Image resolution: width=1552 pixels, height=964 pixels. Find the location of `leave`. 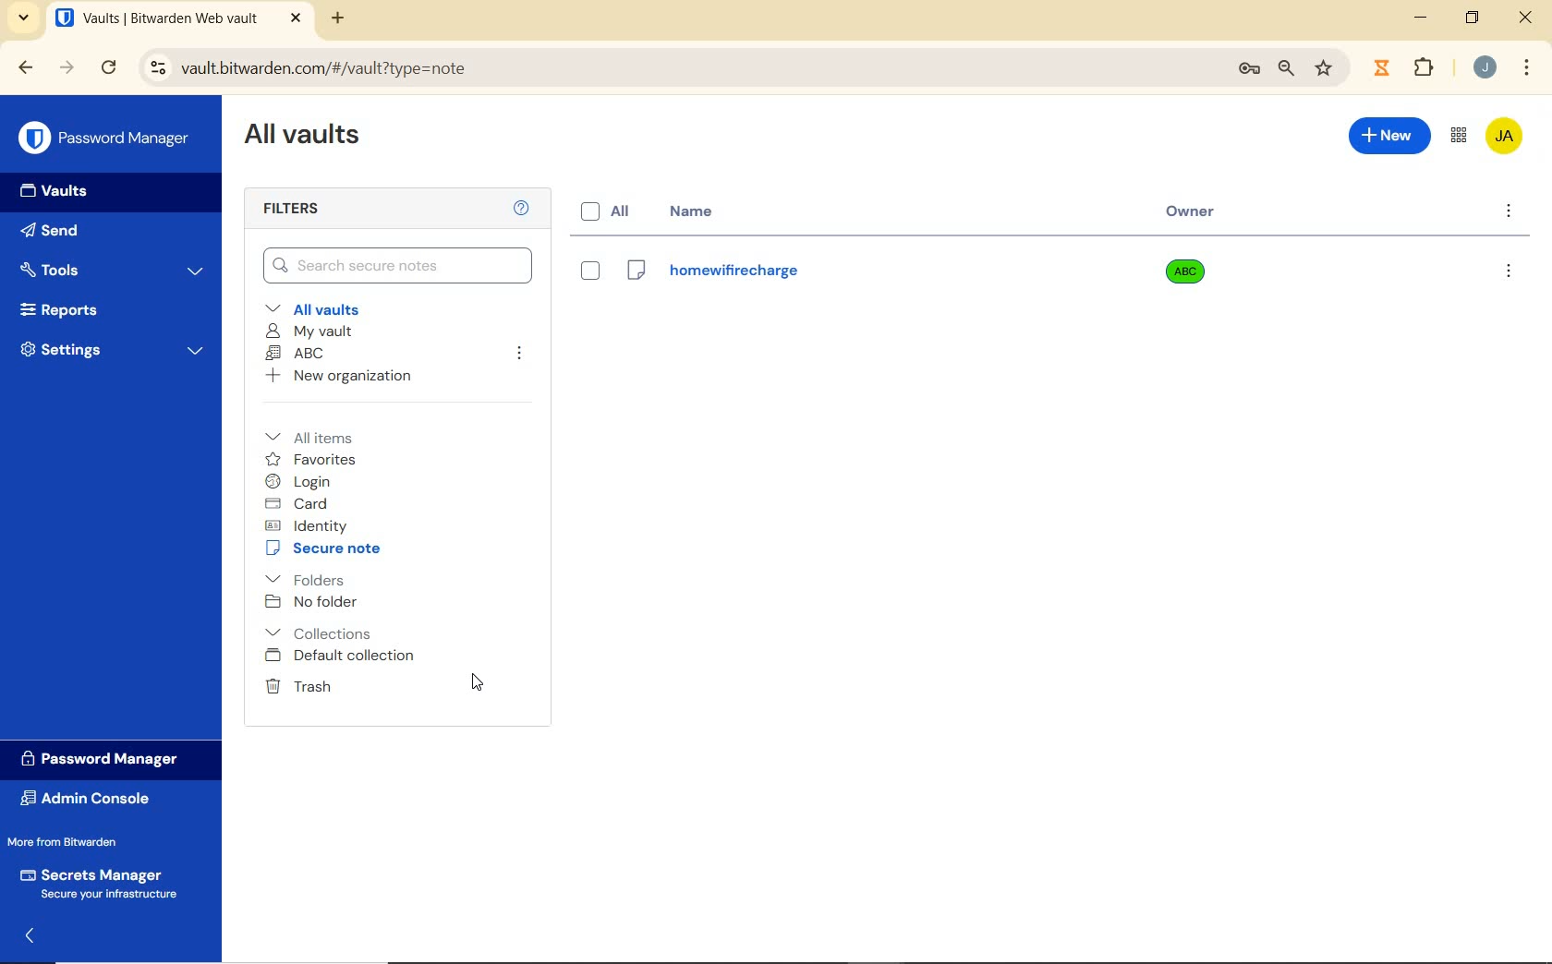

leave is located at coordinates (520, 356).